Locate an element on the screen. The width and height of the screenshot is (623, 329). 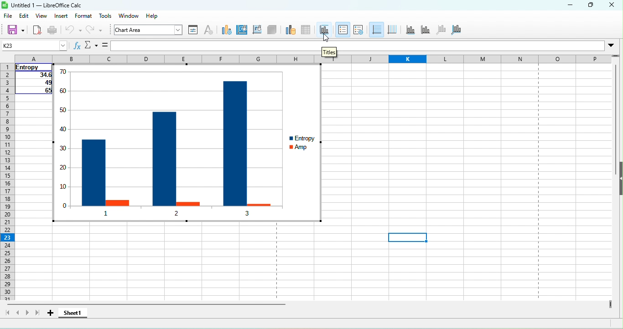
tool is located at coordinates (105, 17).